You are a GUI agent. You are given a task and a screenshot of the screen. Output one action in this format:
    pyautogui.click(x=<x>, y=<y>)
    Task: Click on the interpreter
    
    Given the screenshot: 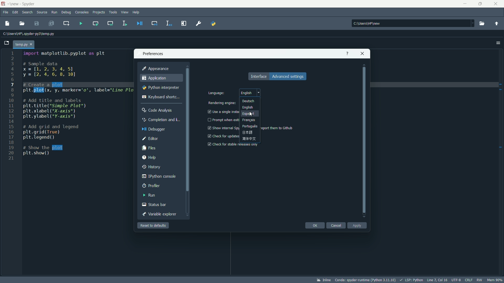 What is the action you would take?
    pyautogui.click(x=366, y=280)
    